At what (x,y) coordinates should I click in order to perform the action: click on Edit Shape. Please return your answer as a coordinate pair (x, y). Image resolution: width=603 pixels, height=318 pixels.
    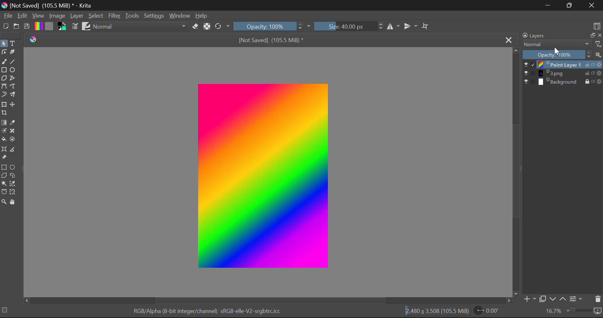
    Looking at the image, I should click on (4, 52).